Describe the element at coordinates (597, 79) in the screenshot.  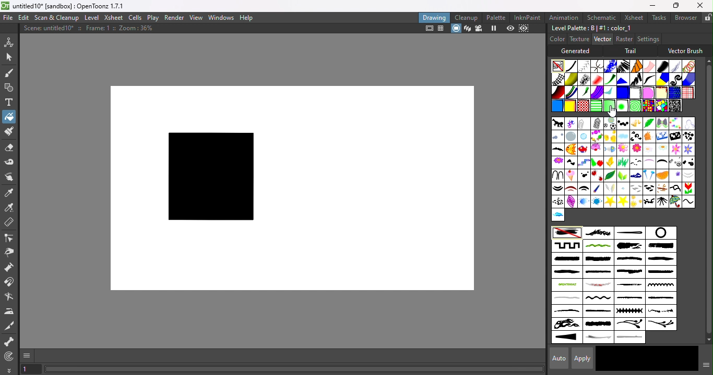
I see `Fade` at that location.